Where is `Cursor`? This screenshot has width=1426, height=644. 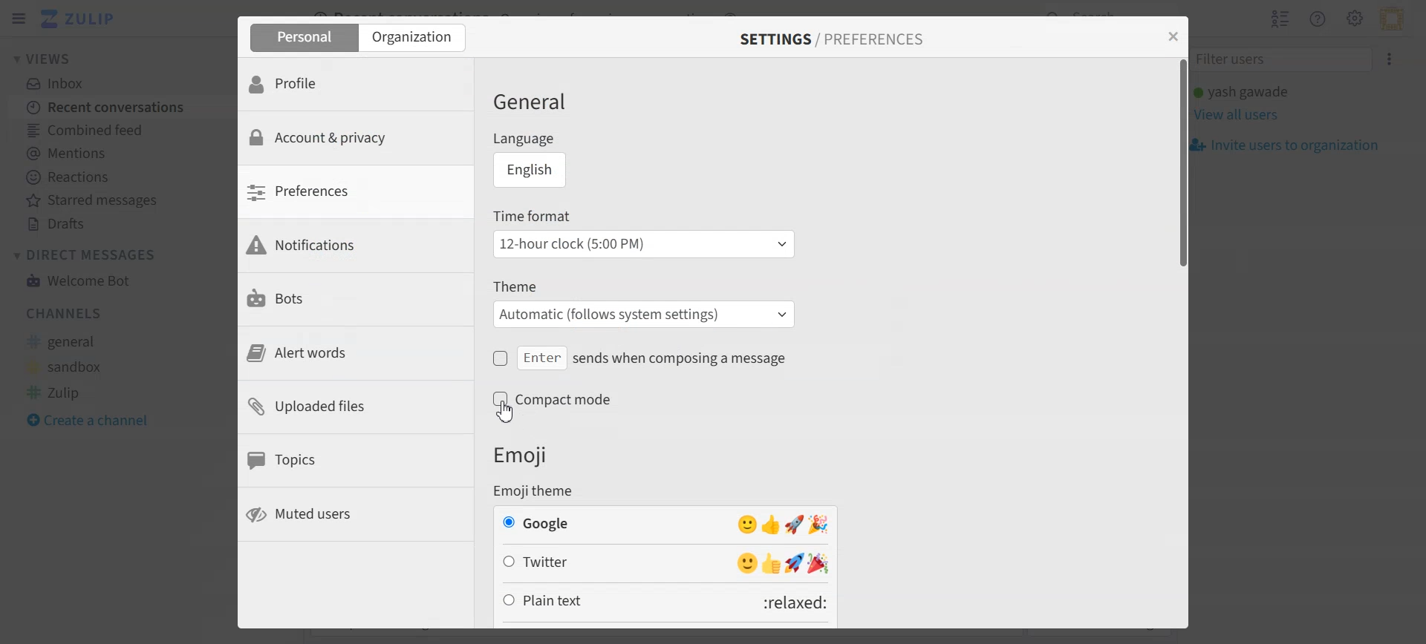
Cursor is located at coordinates (506, 410).